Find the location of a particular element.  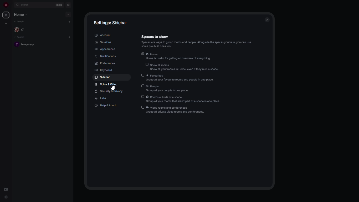

sidebar is located at coordinates (103, 78).